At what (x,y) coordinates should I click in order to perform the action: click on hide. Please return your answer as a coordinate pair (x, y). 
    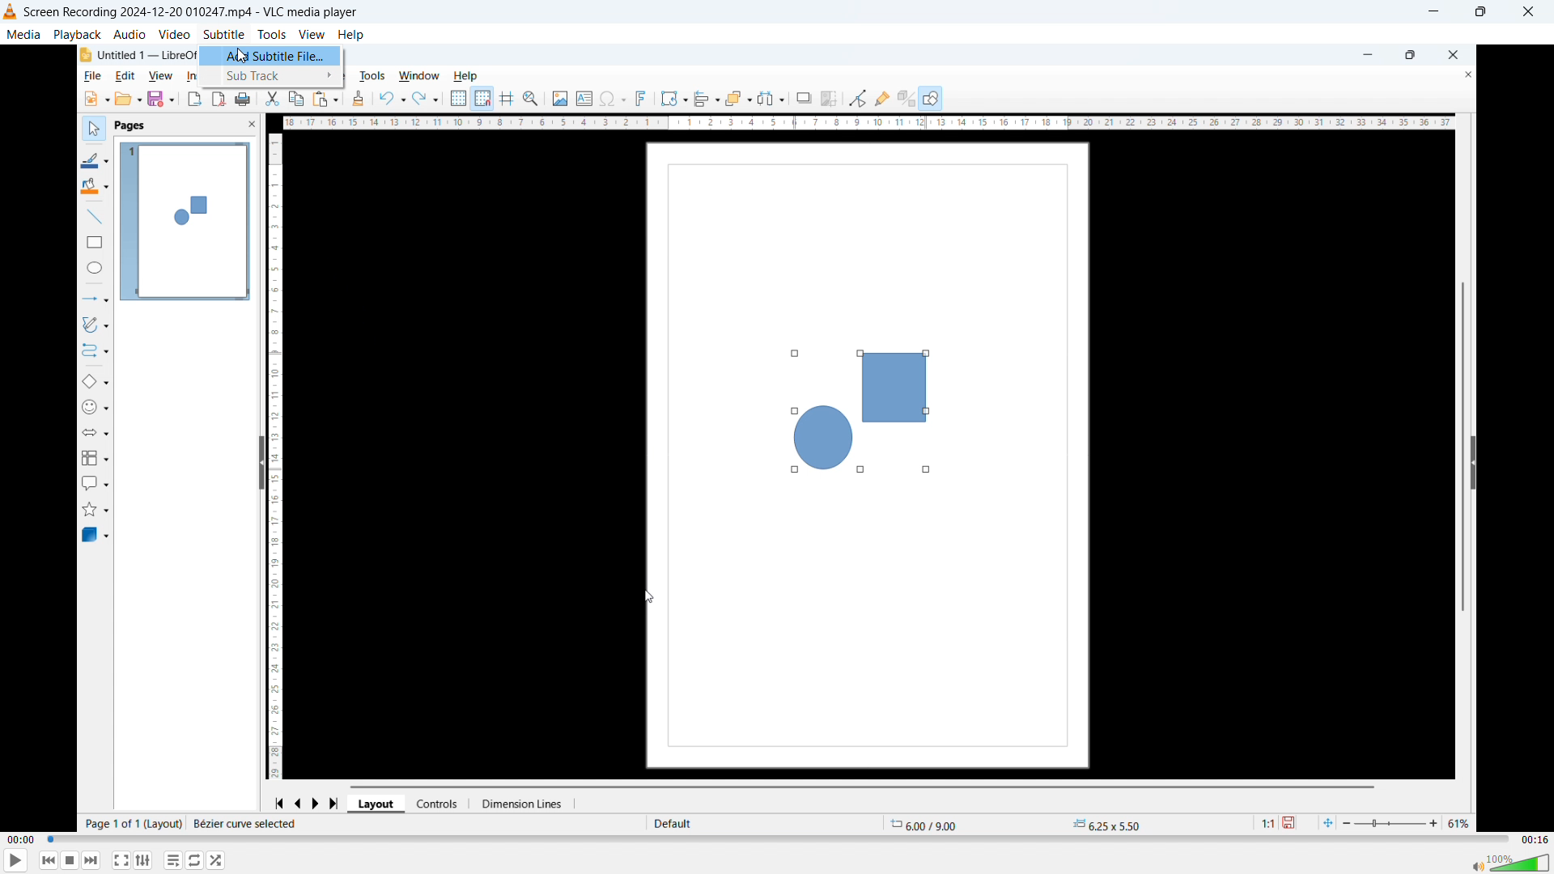
    Looking at the image, I should click on (1473, 462).